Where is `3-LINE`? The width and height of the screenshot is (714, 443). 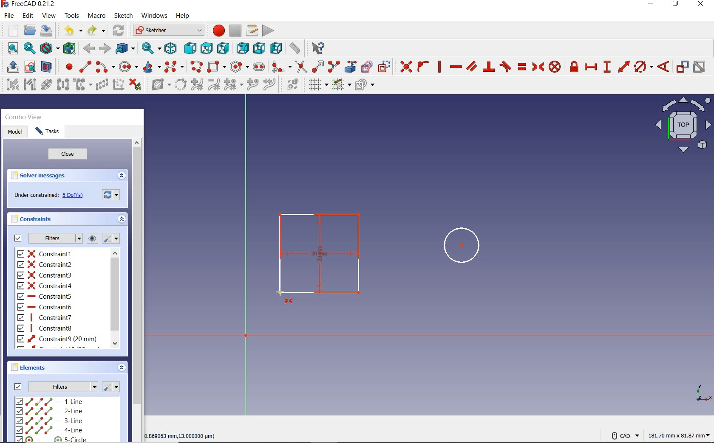 3-LINE is located at coordinates (49, 421).